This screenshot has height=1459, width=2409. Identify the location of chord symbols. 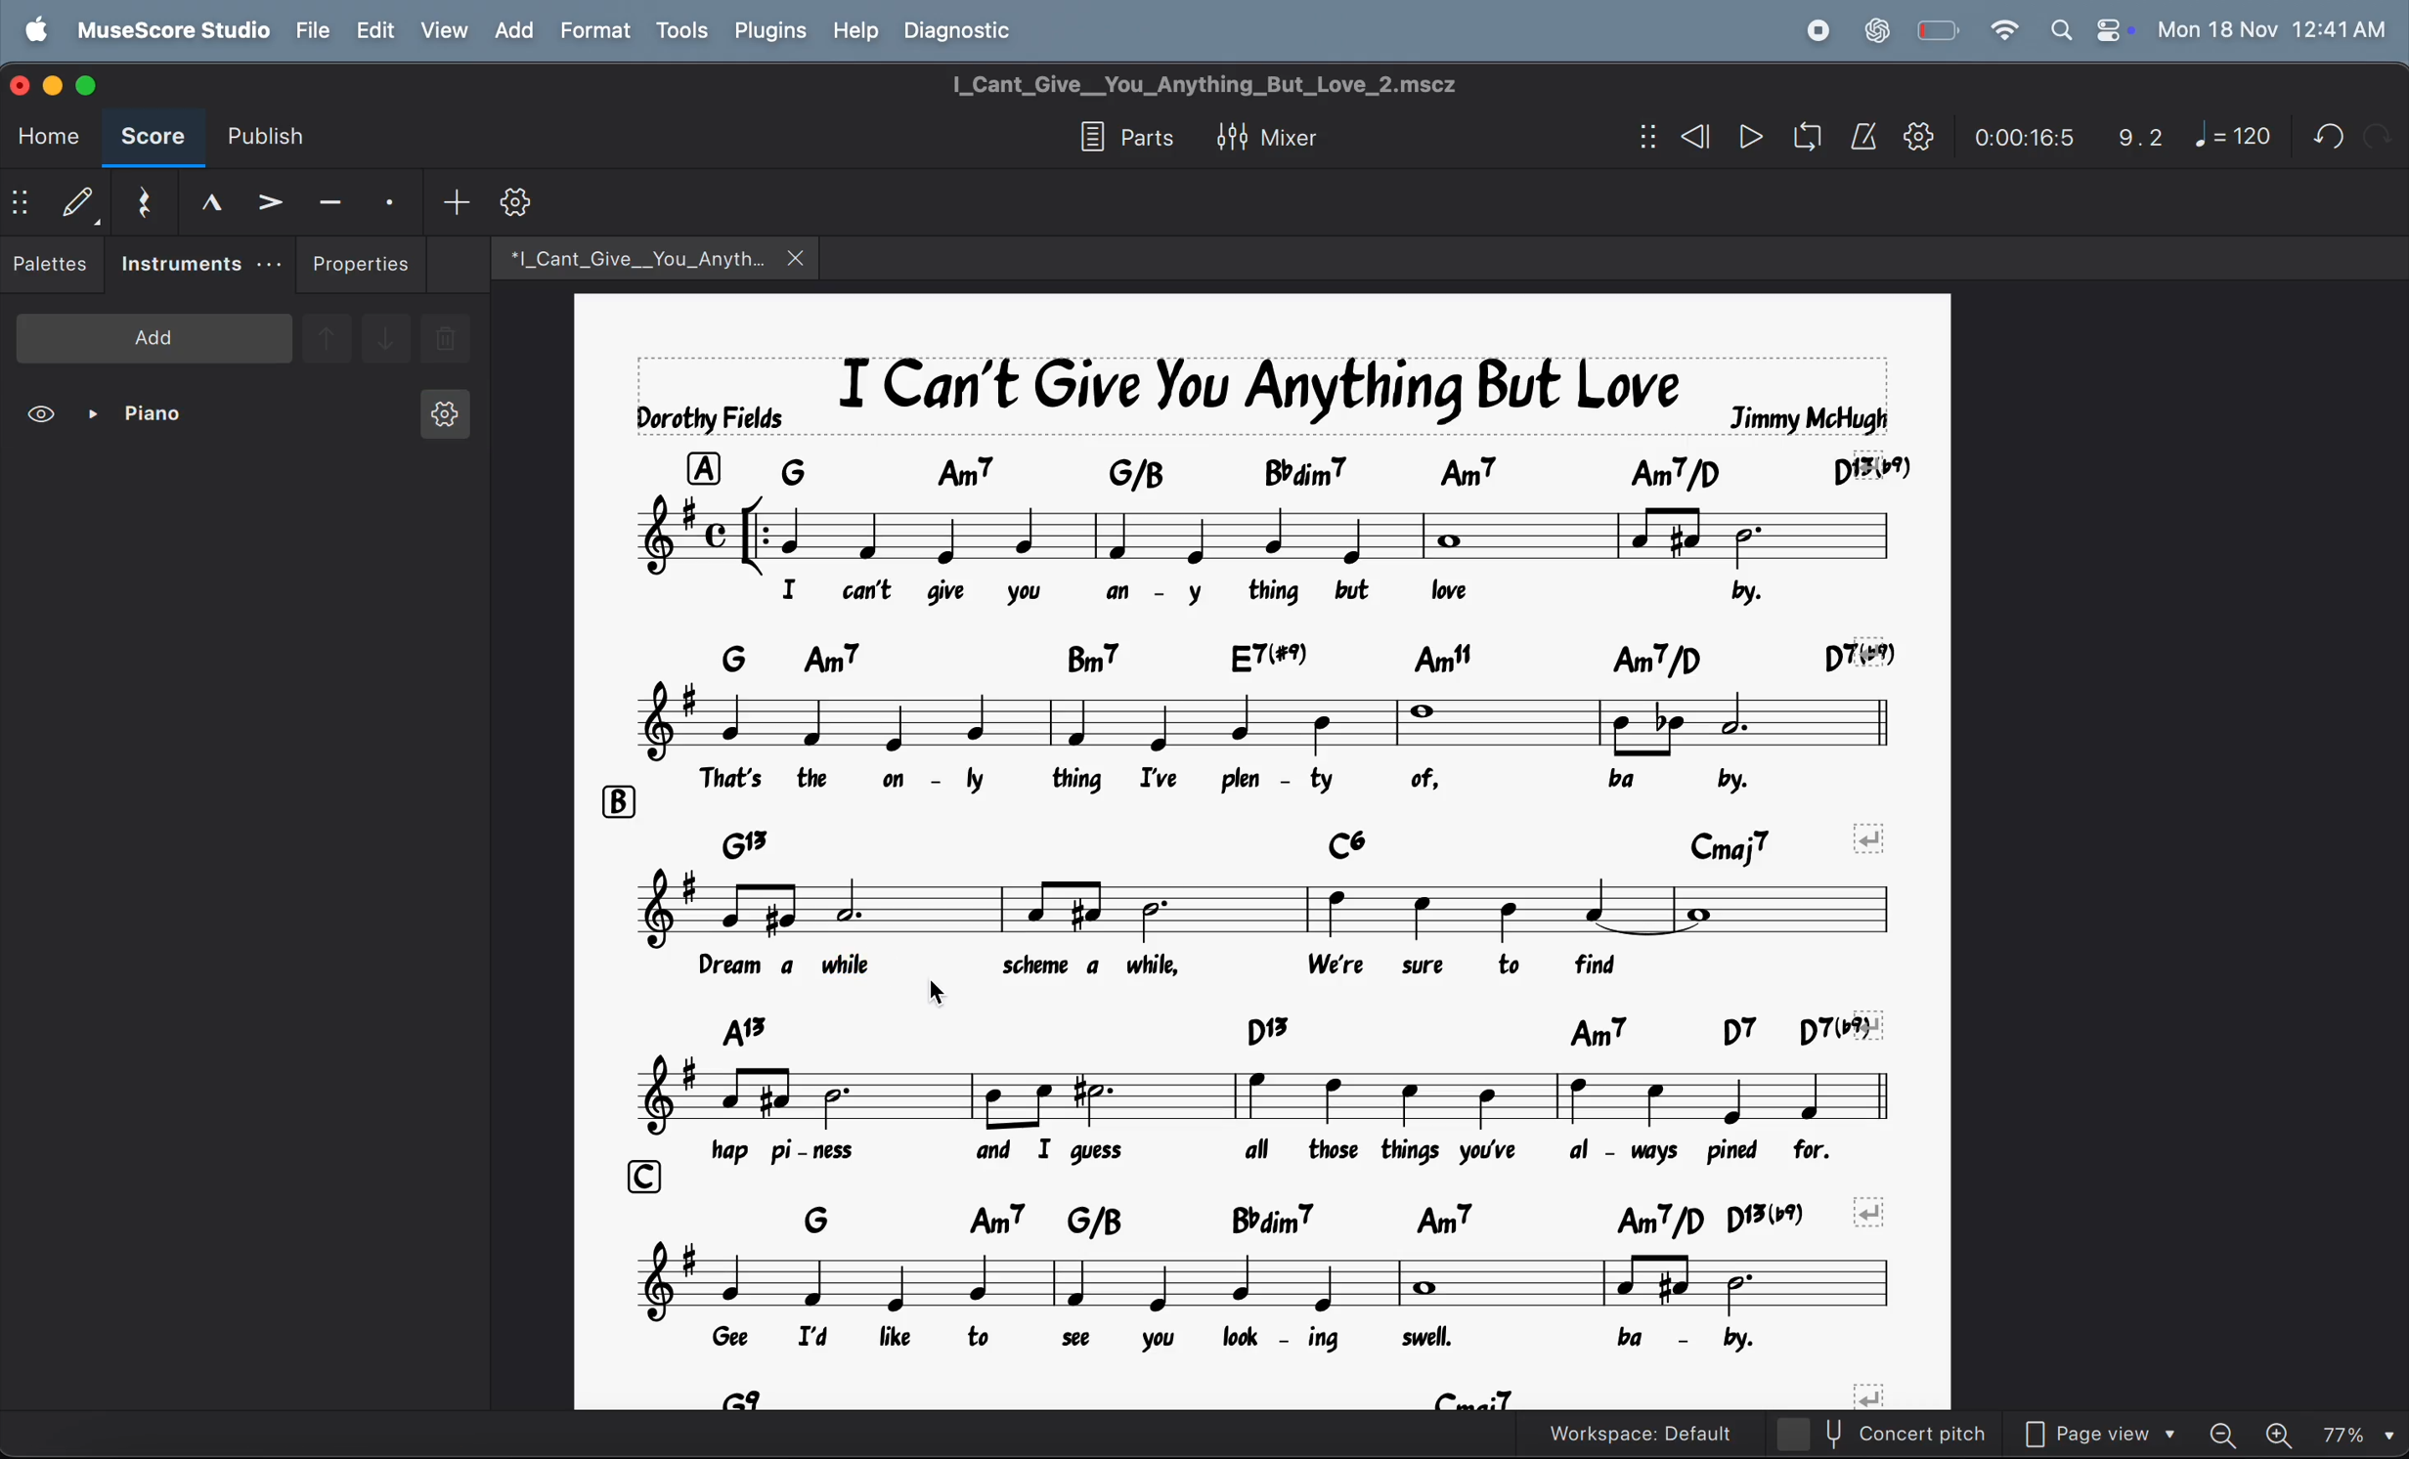
(1298, 842).